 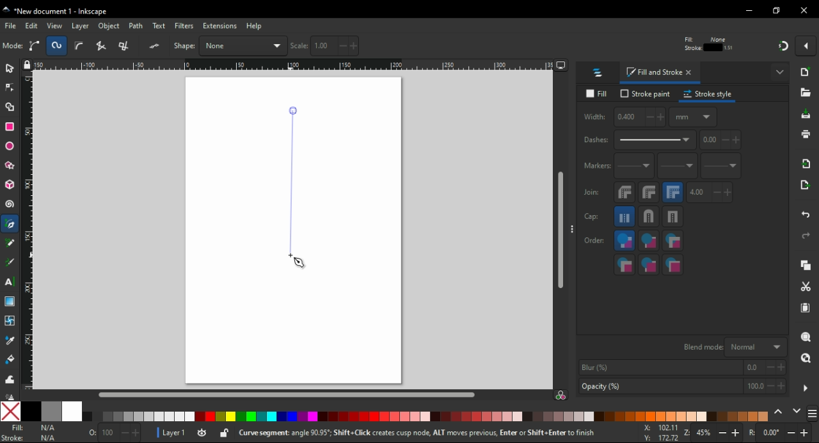 What do you see at coordinates (807, 337) in the screenshot?
I see `zoom selection` at bounding box center [807, 337].